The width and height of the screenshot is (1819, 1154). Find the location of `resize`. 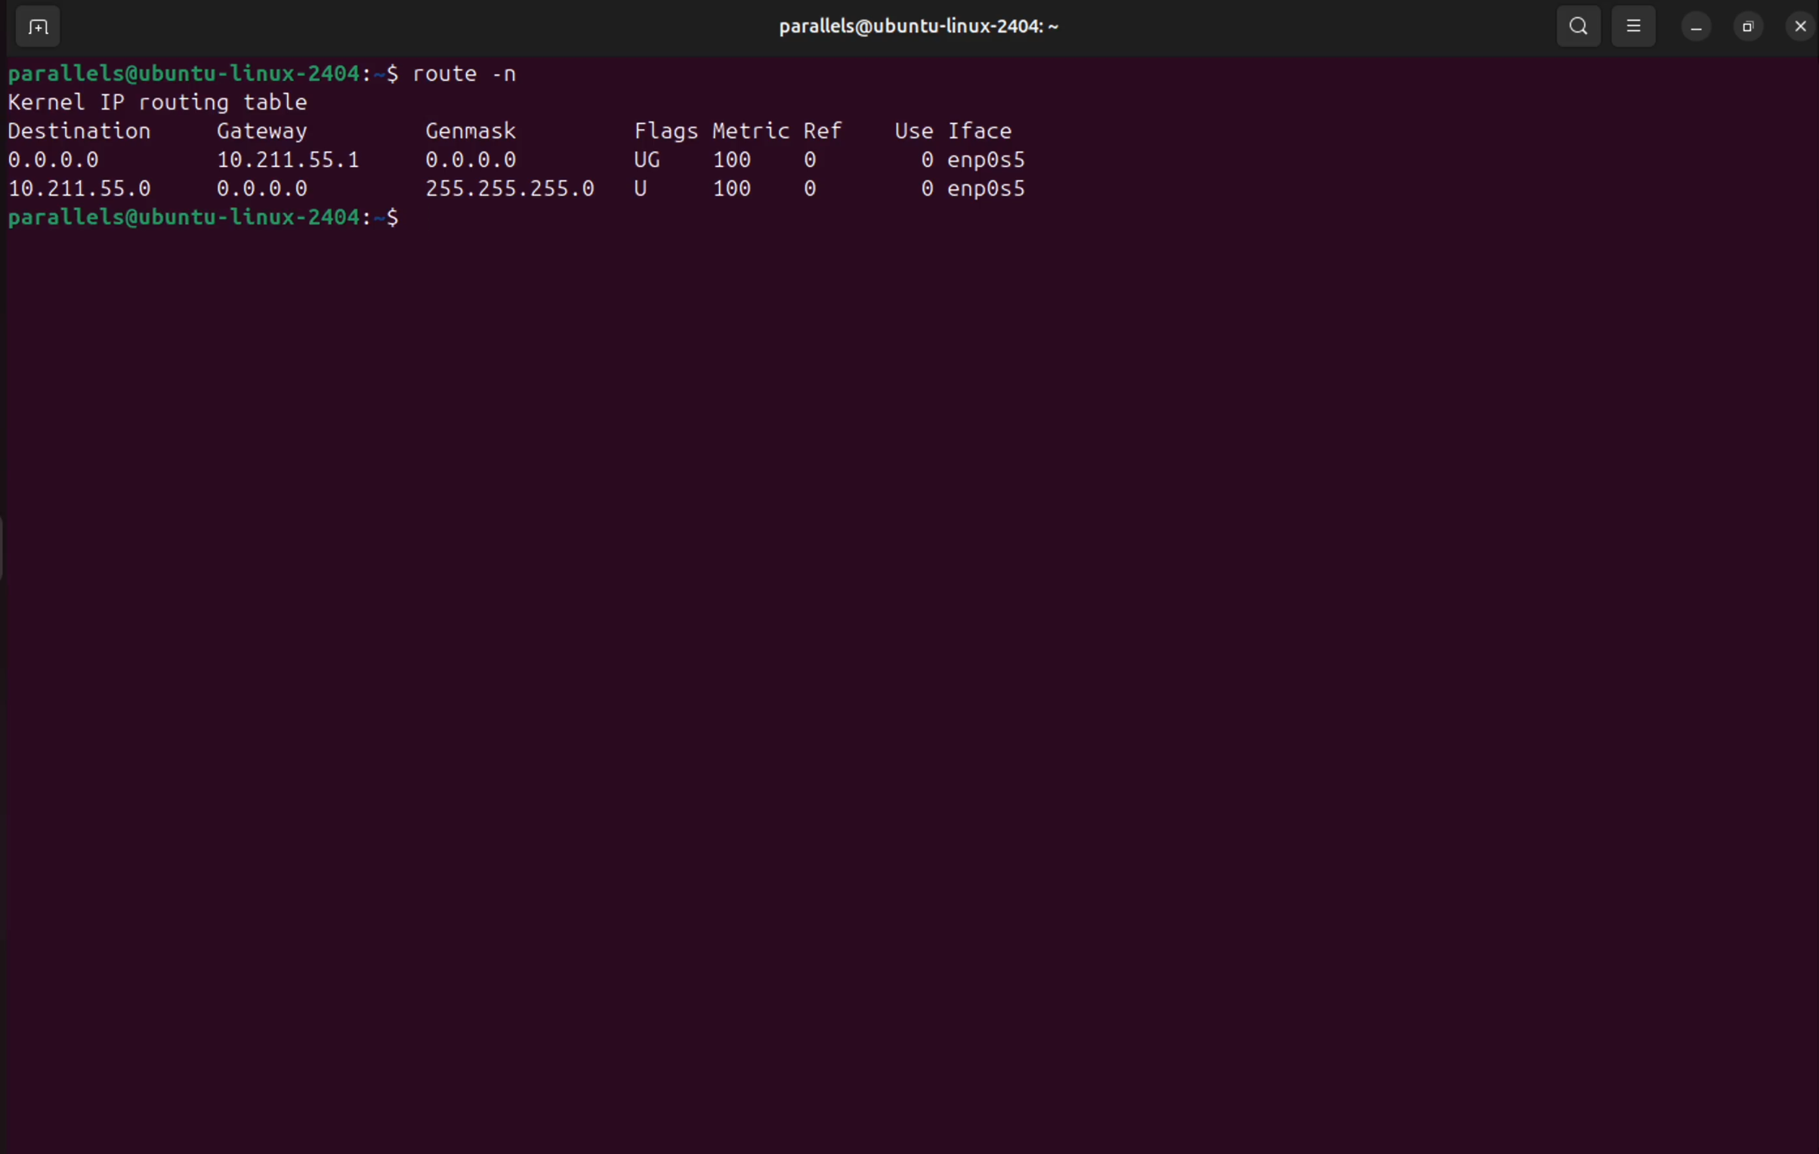

resize is located at coordinates (1746, 27).